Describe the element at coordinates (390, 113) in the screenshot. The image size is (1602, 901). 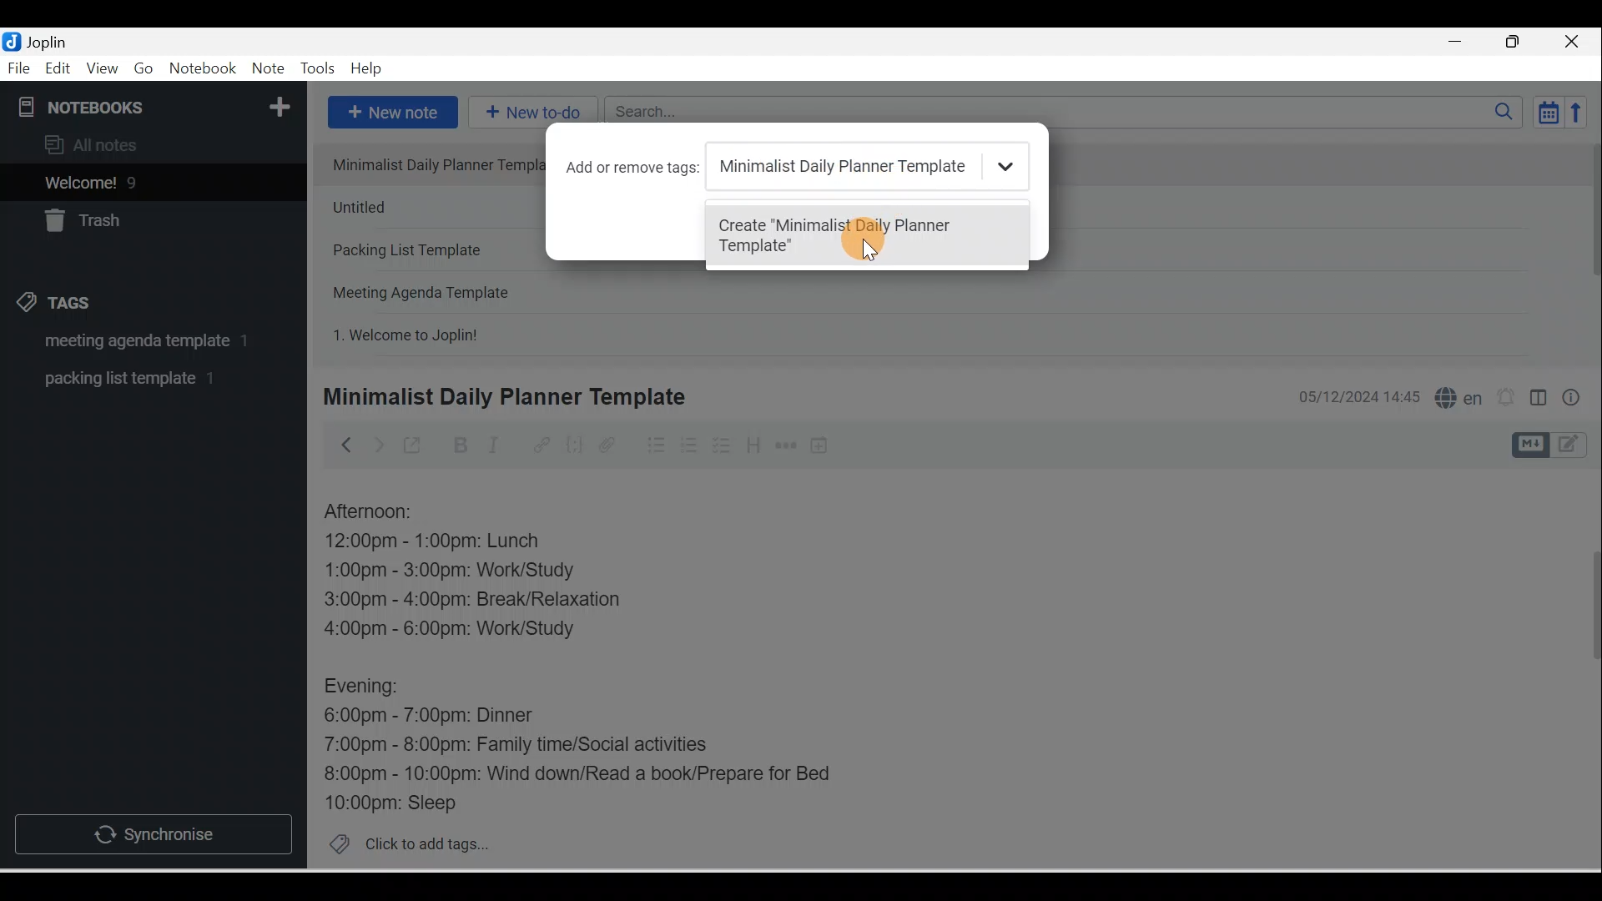
I see `New note` at that location.